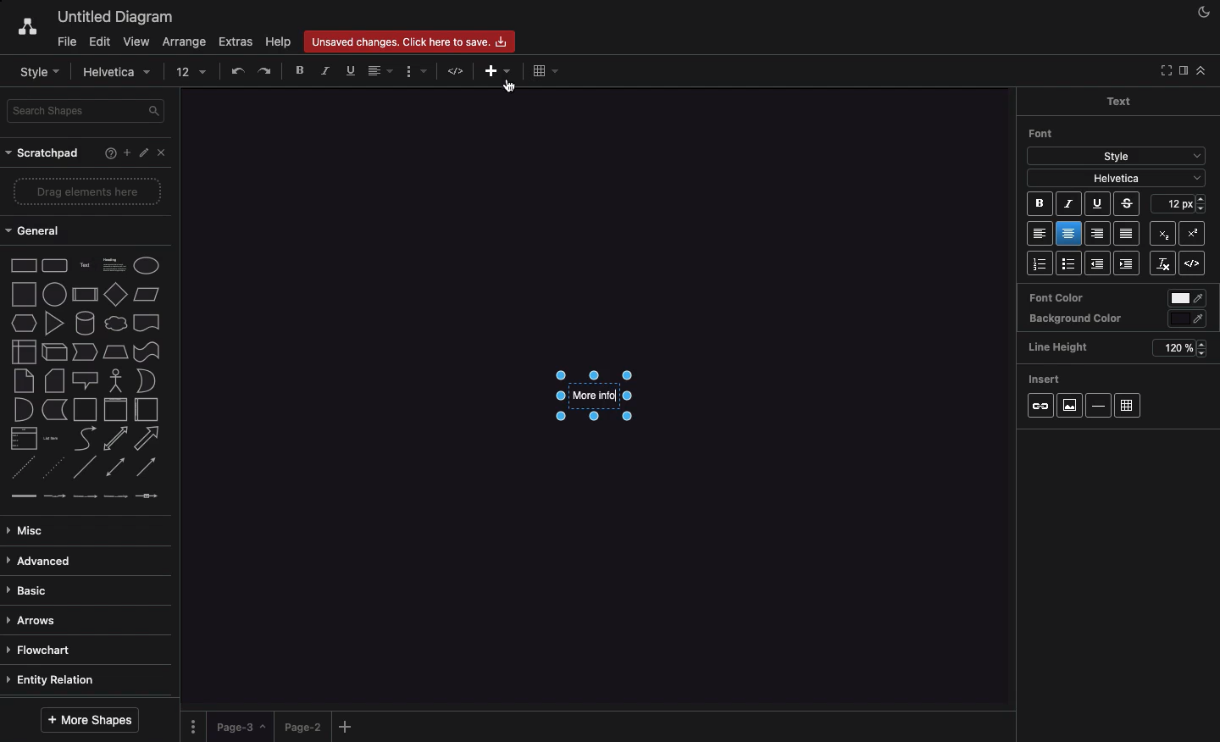 This screenshot has height=742, width=1220. I want to click on Align, so click(382, 73).